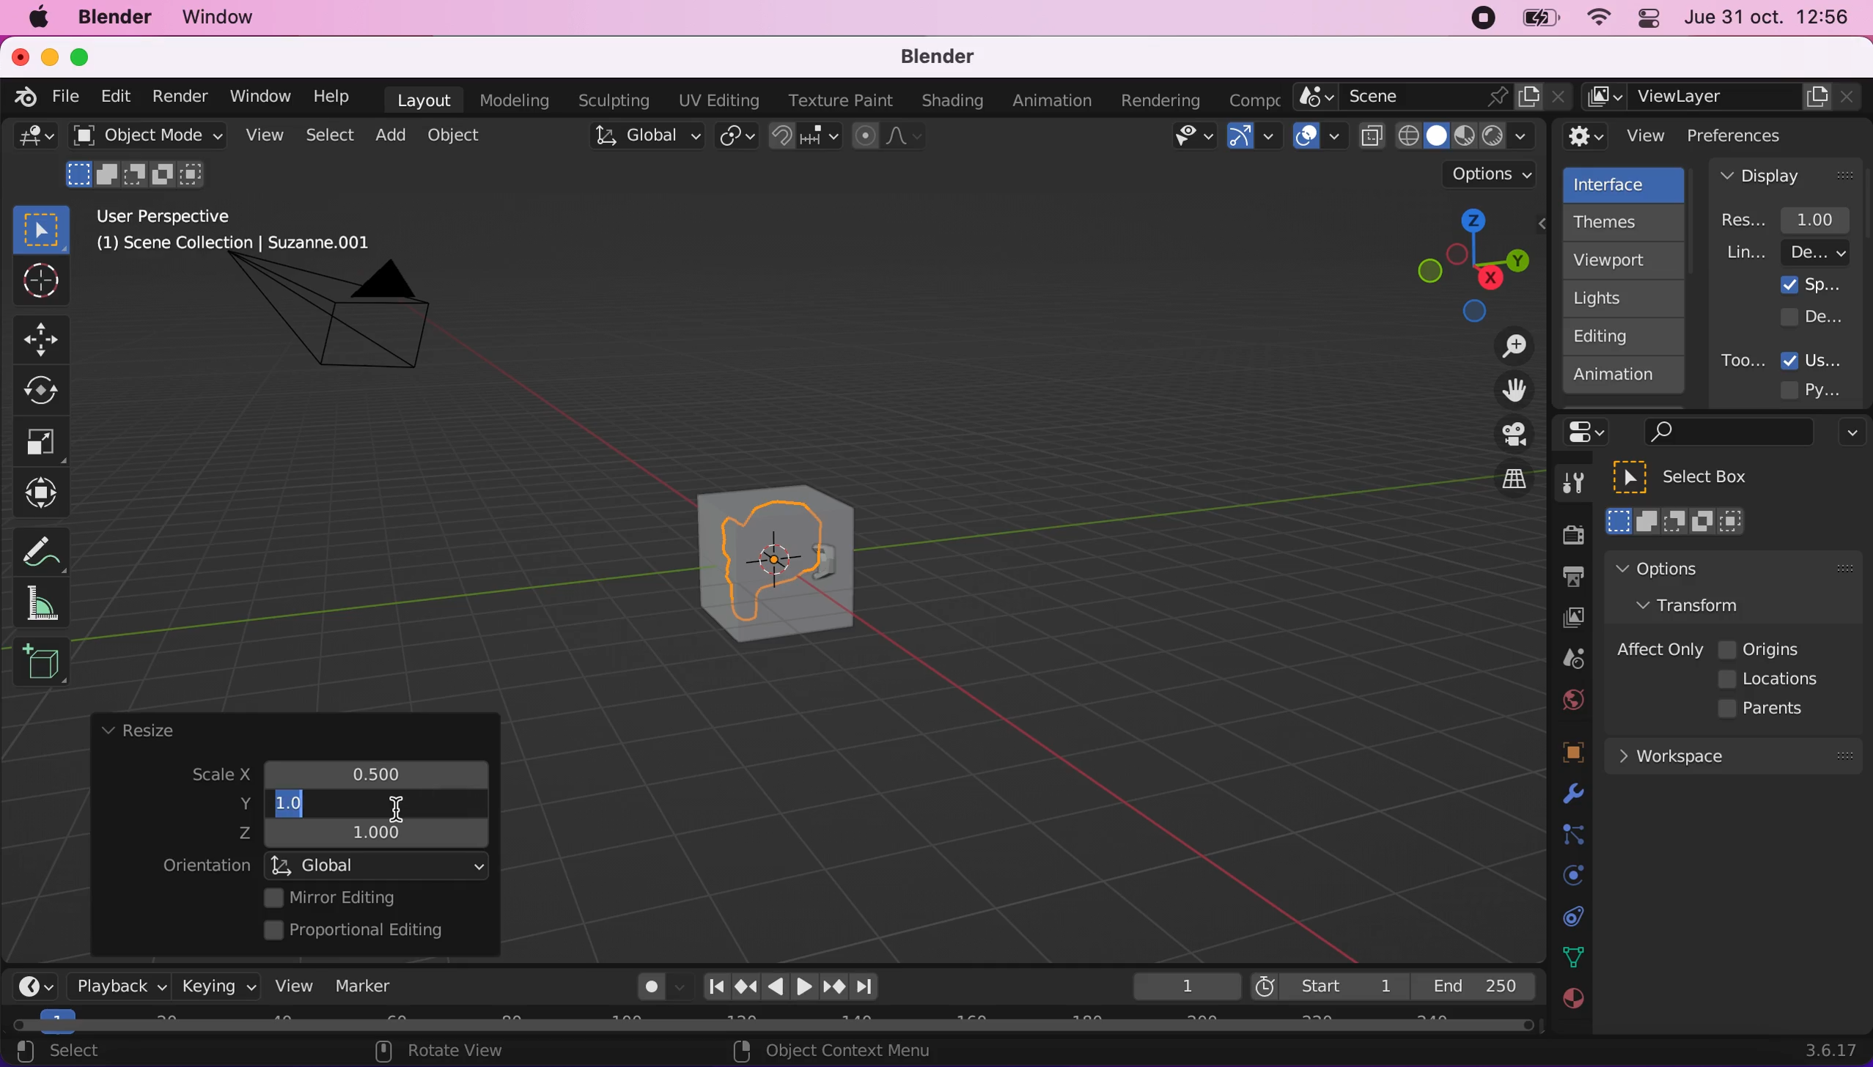  Describe the element at coordinates (1565, 620) in the screenshot. I see `view layer` at that location.